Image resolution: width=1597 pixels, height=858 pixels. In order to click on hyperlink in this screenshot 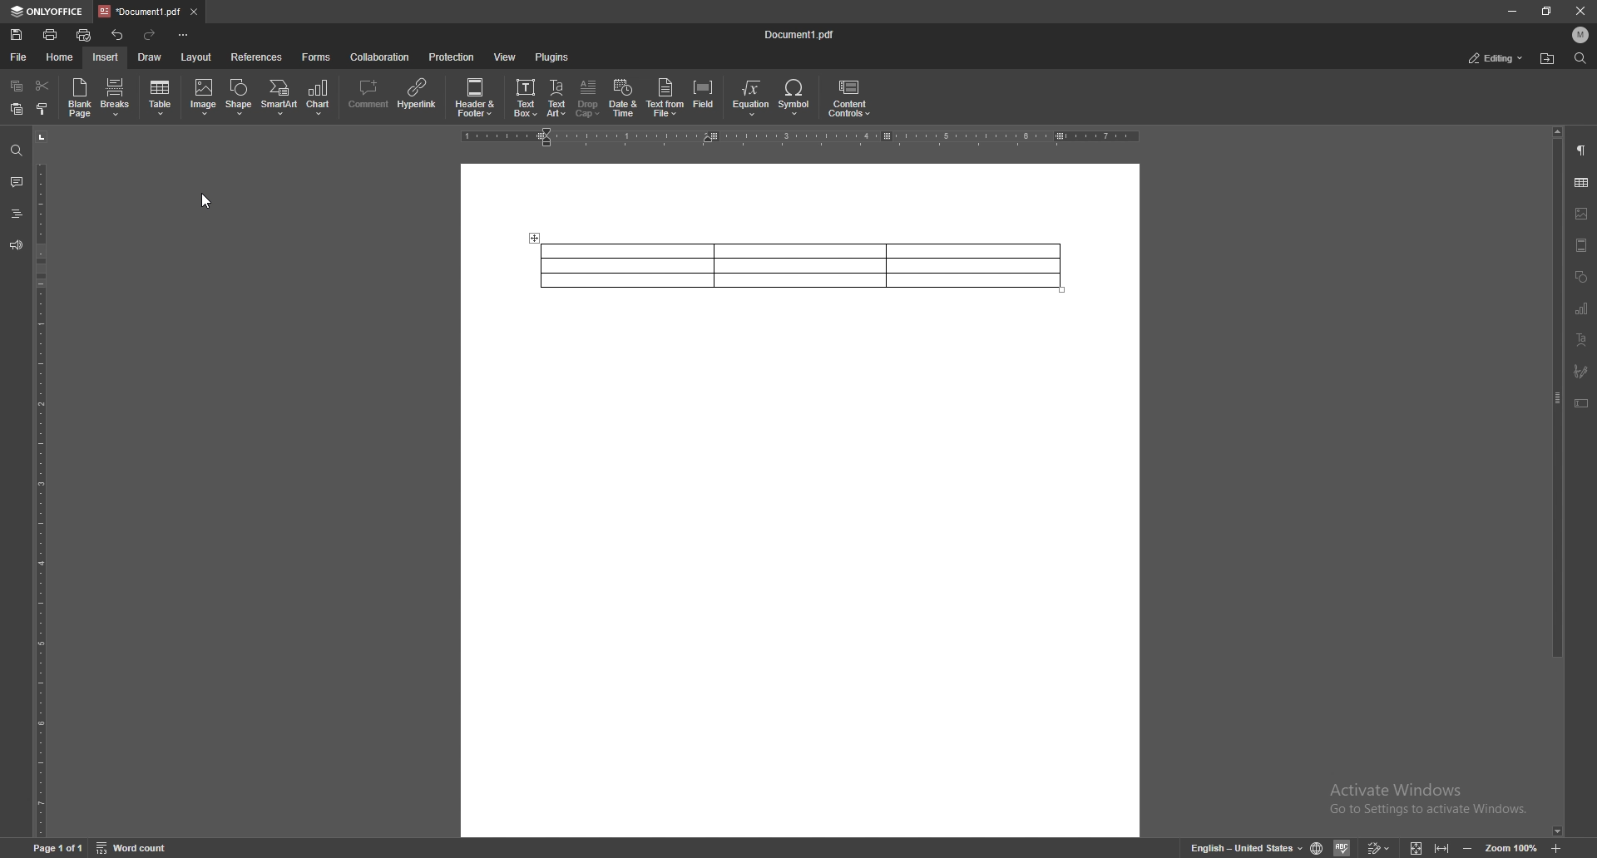, I will do `click(418, 96)`.